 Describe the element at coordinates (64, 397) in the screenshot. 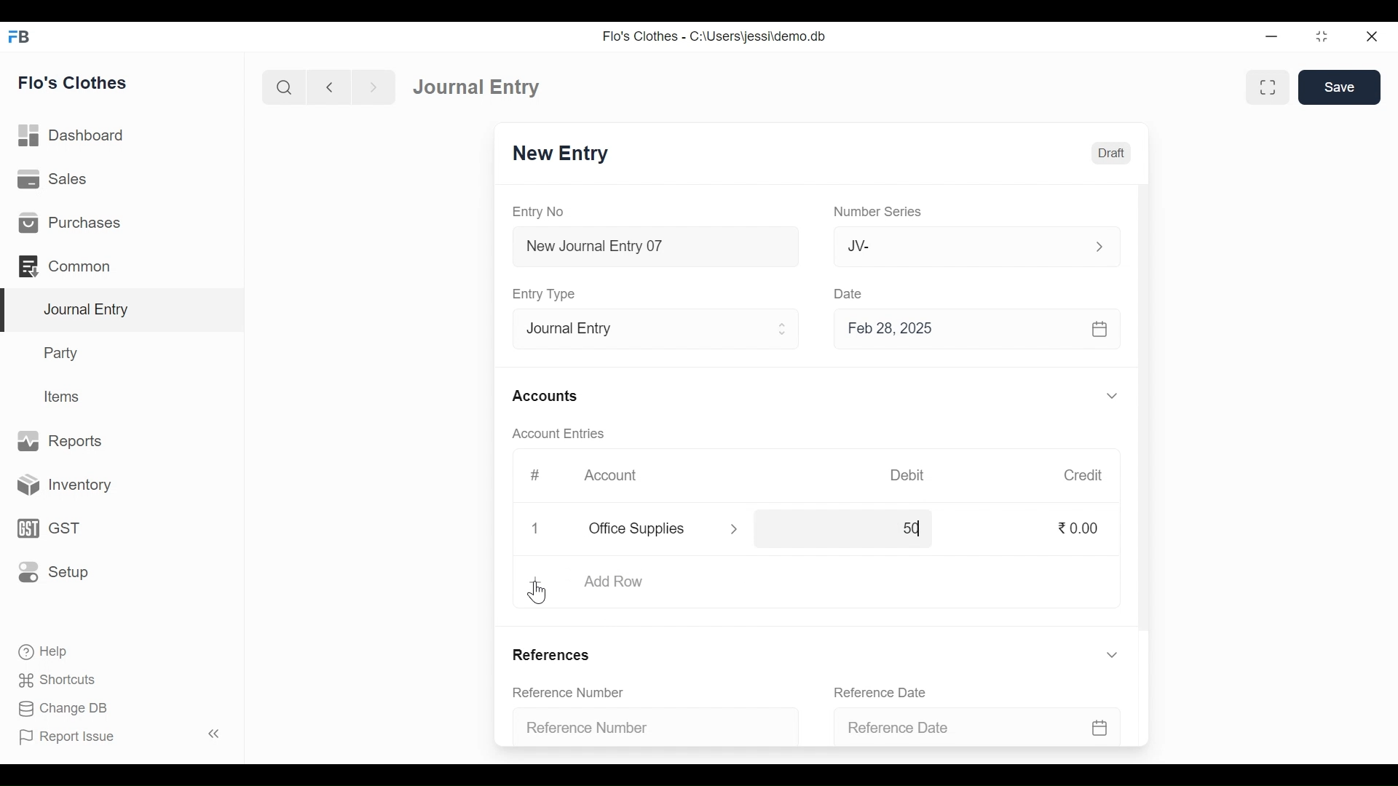

I see `Items` at that location.